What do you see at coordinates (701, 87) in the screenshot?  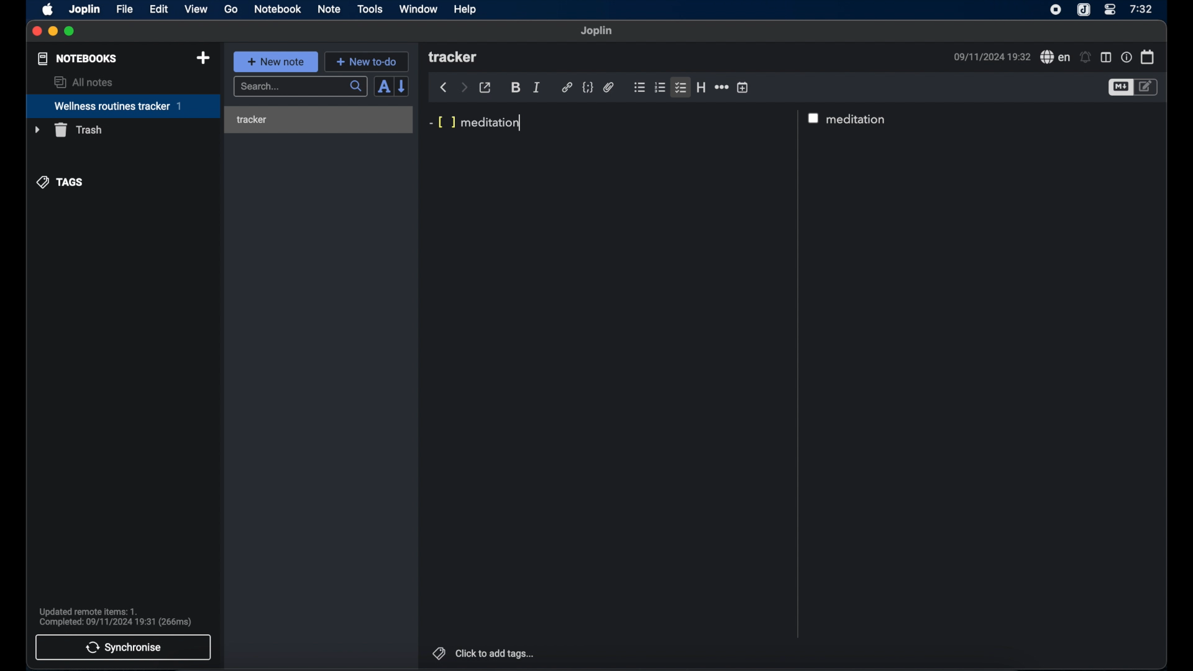 I see `heading` at bounding box center [701, 87].